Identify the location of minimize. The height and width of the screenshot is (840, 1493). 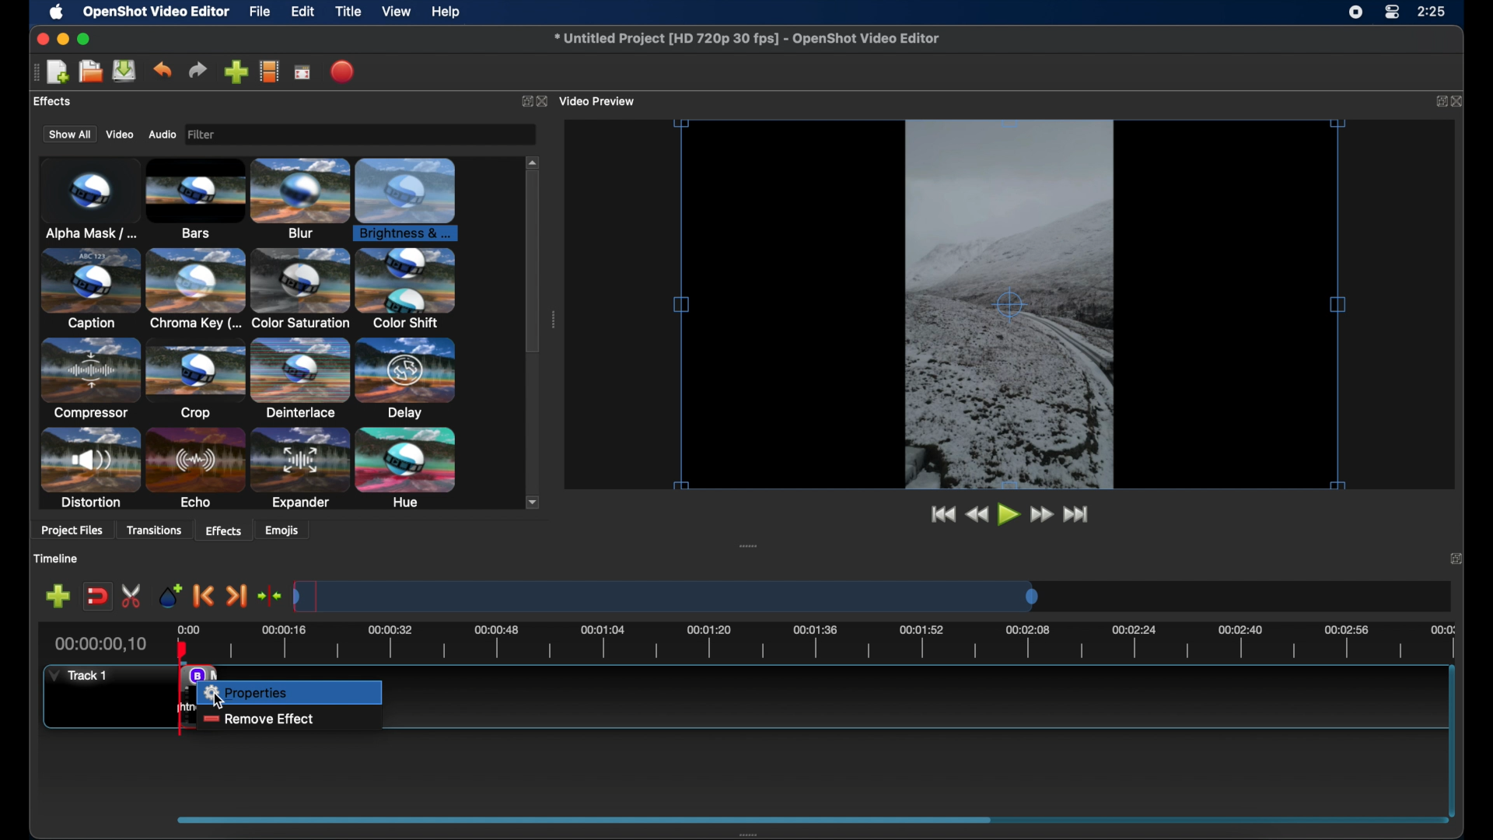
(64, 38).